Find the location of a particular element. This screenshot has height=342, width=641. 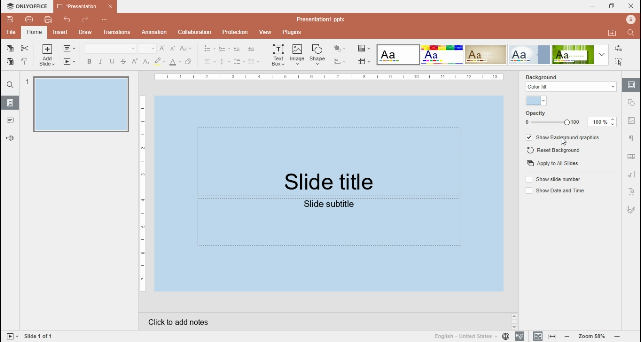

find is located at coordinates (631, 33).